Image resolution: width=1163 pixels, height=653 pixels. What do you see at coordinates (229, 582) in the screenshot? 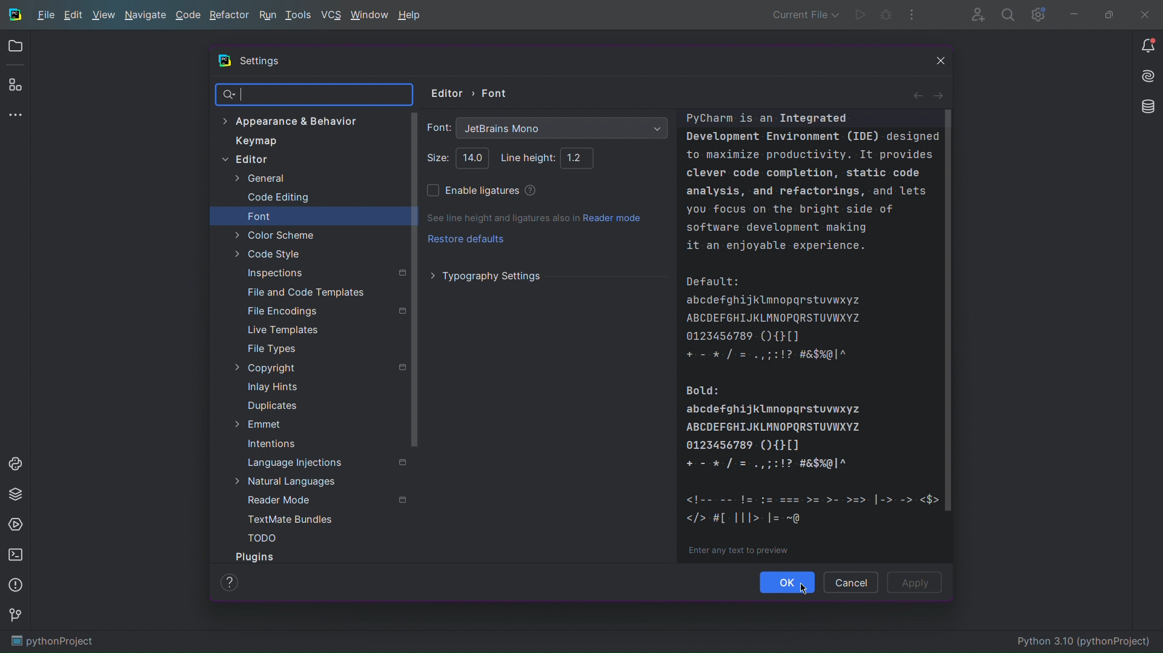
I see `Help` at bounding box center [229, 582].